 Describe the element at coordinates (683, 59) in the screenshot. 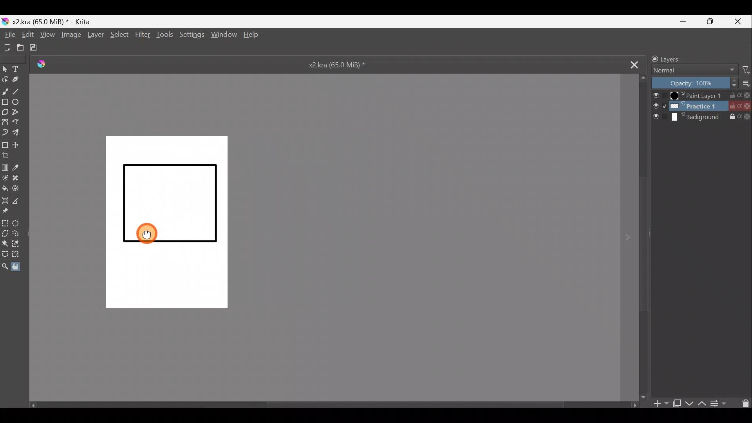

I see `Layers` at that location.